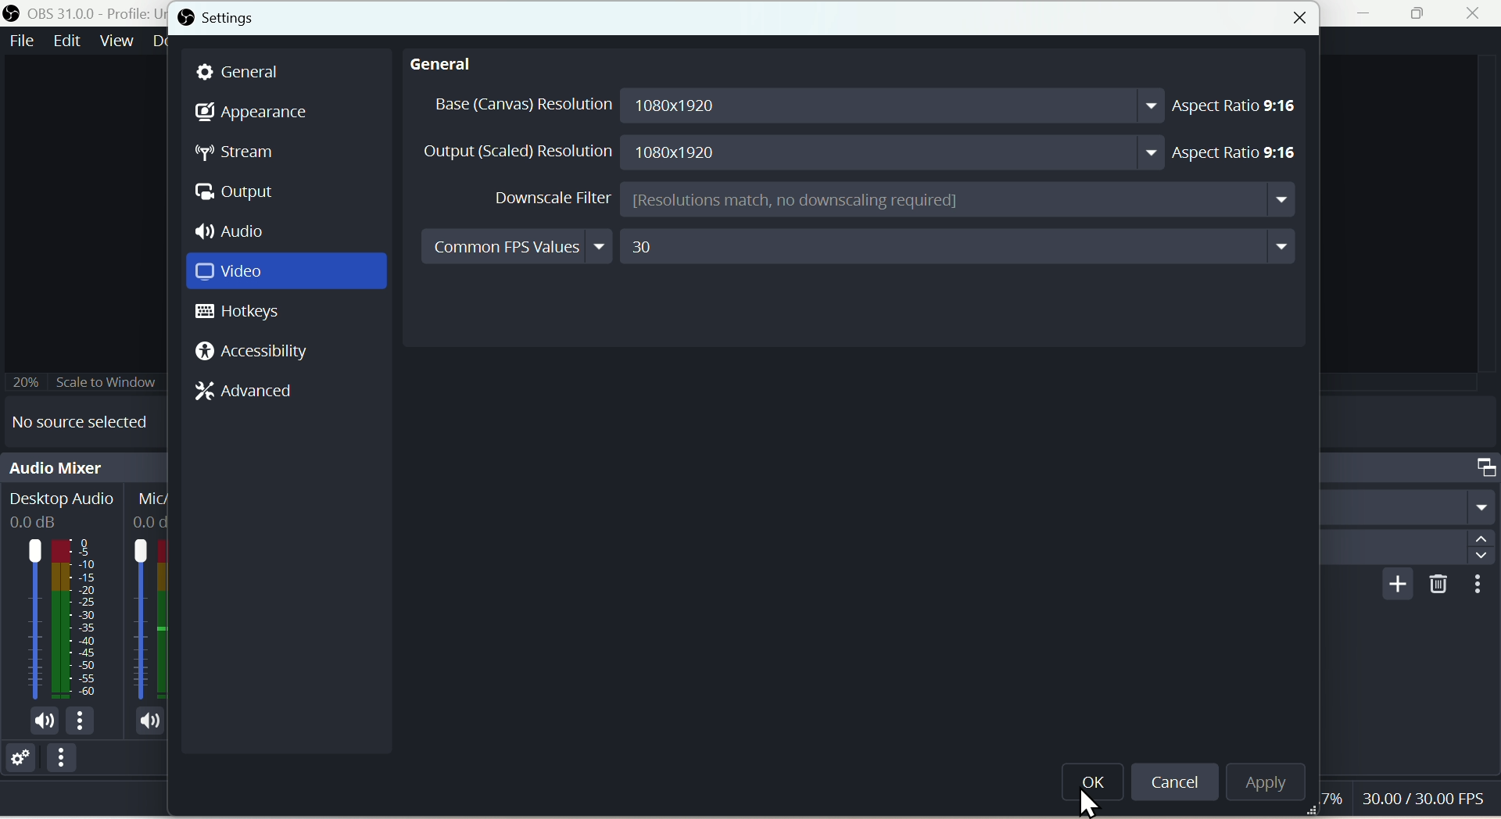 The width and height of the screenshot is (1501, 819). Describe the element at coordinates (1095, 789) in the screenshot. I see `okay` at that location.